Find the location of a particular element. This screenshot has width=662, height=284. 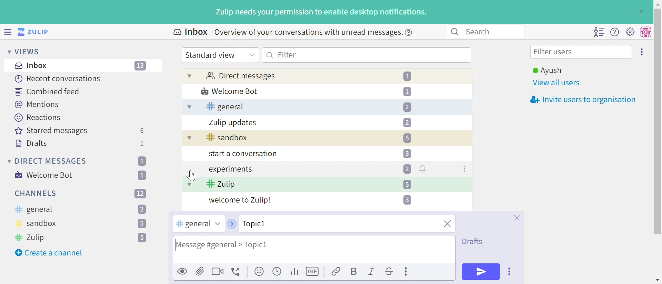

sandbox is located at coordinates (227, 138).